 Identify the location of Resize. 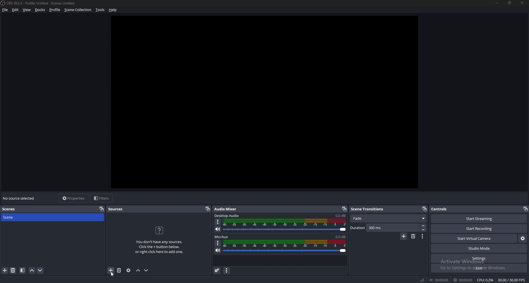
(510, 2).